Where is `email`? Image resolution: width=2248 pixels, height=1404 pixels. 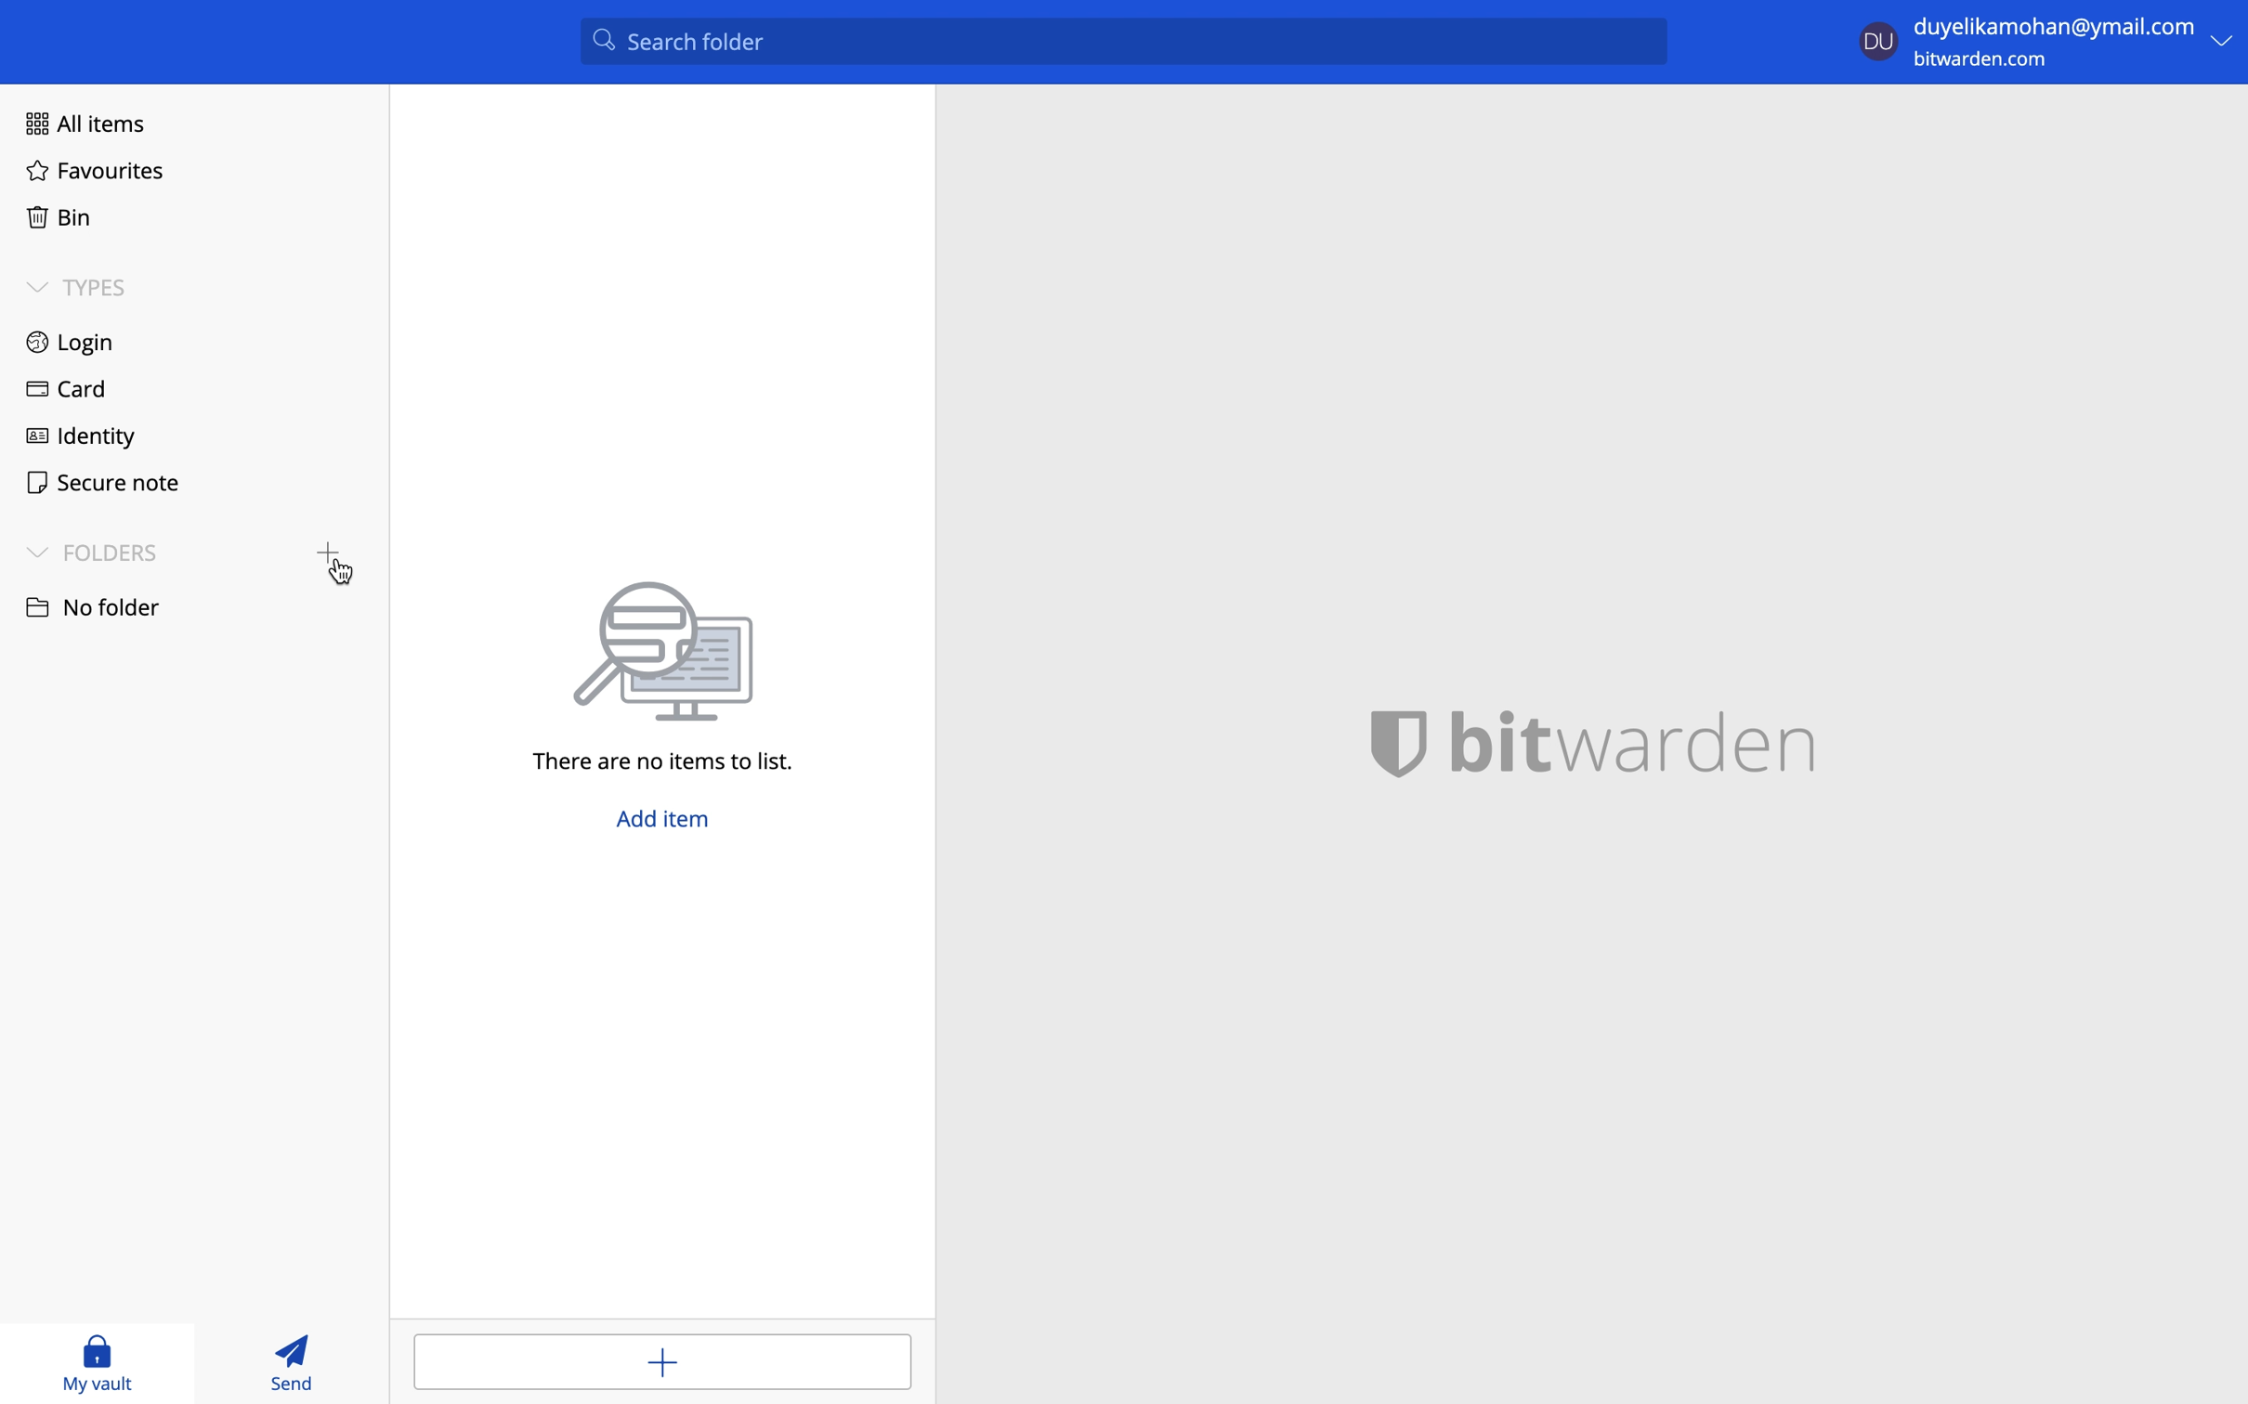 email is located at coordinates (2056, 25).